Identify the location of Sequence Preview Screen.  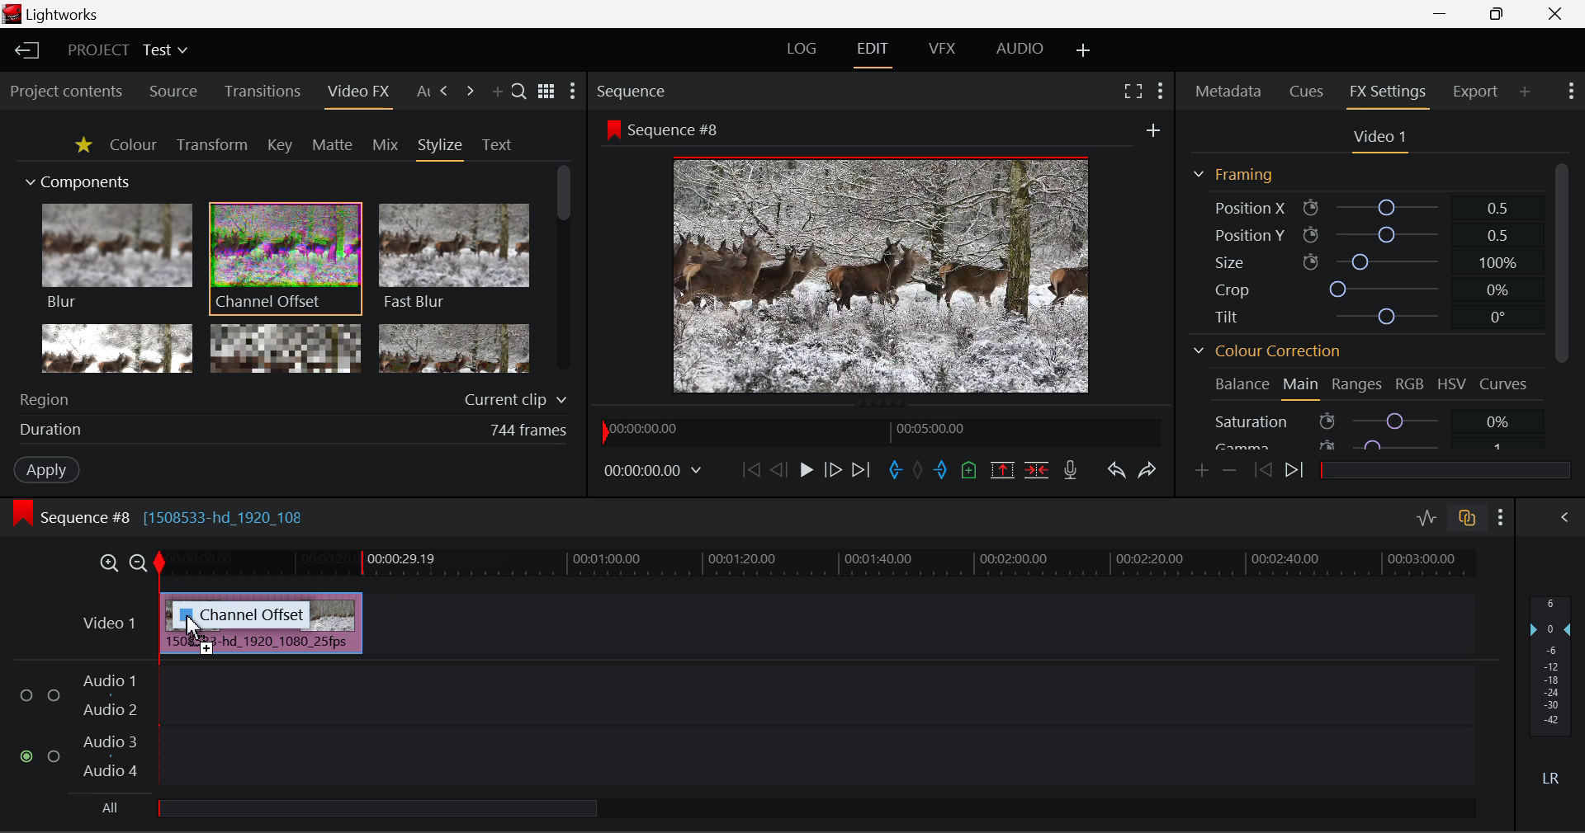
(882, 256).